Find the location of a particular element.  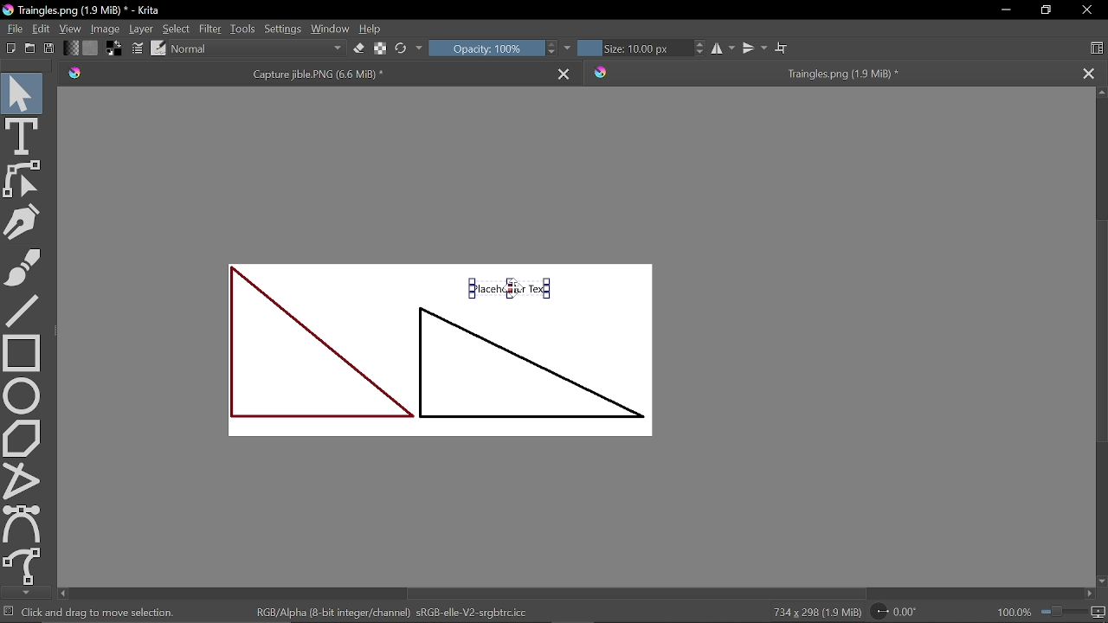

Window is located at coordinates (331, 28).